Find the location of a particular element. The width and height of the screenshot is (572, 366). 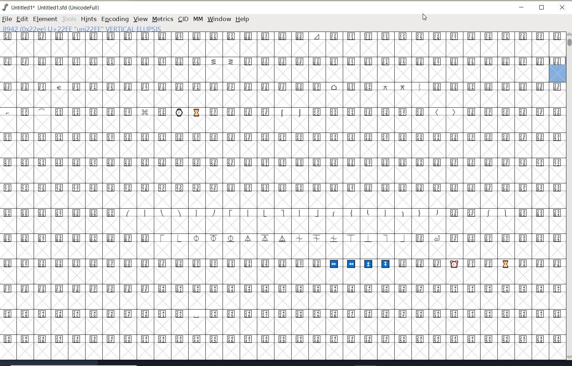

window is located at coordinates (219, 19).